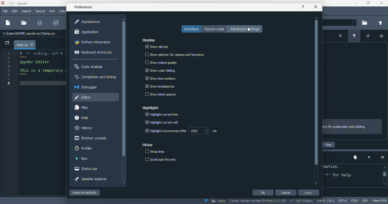 The height and width of the screenshot is (204, 388). I want to click on save, so click(40, 23).